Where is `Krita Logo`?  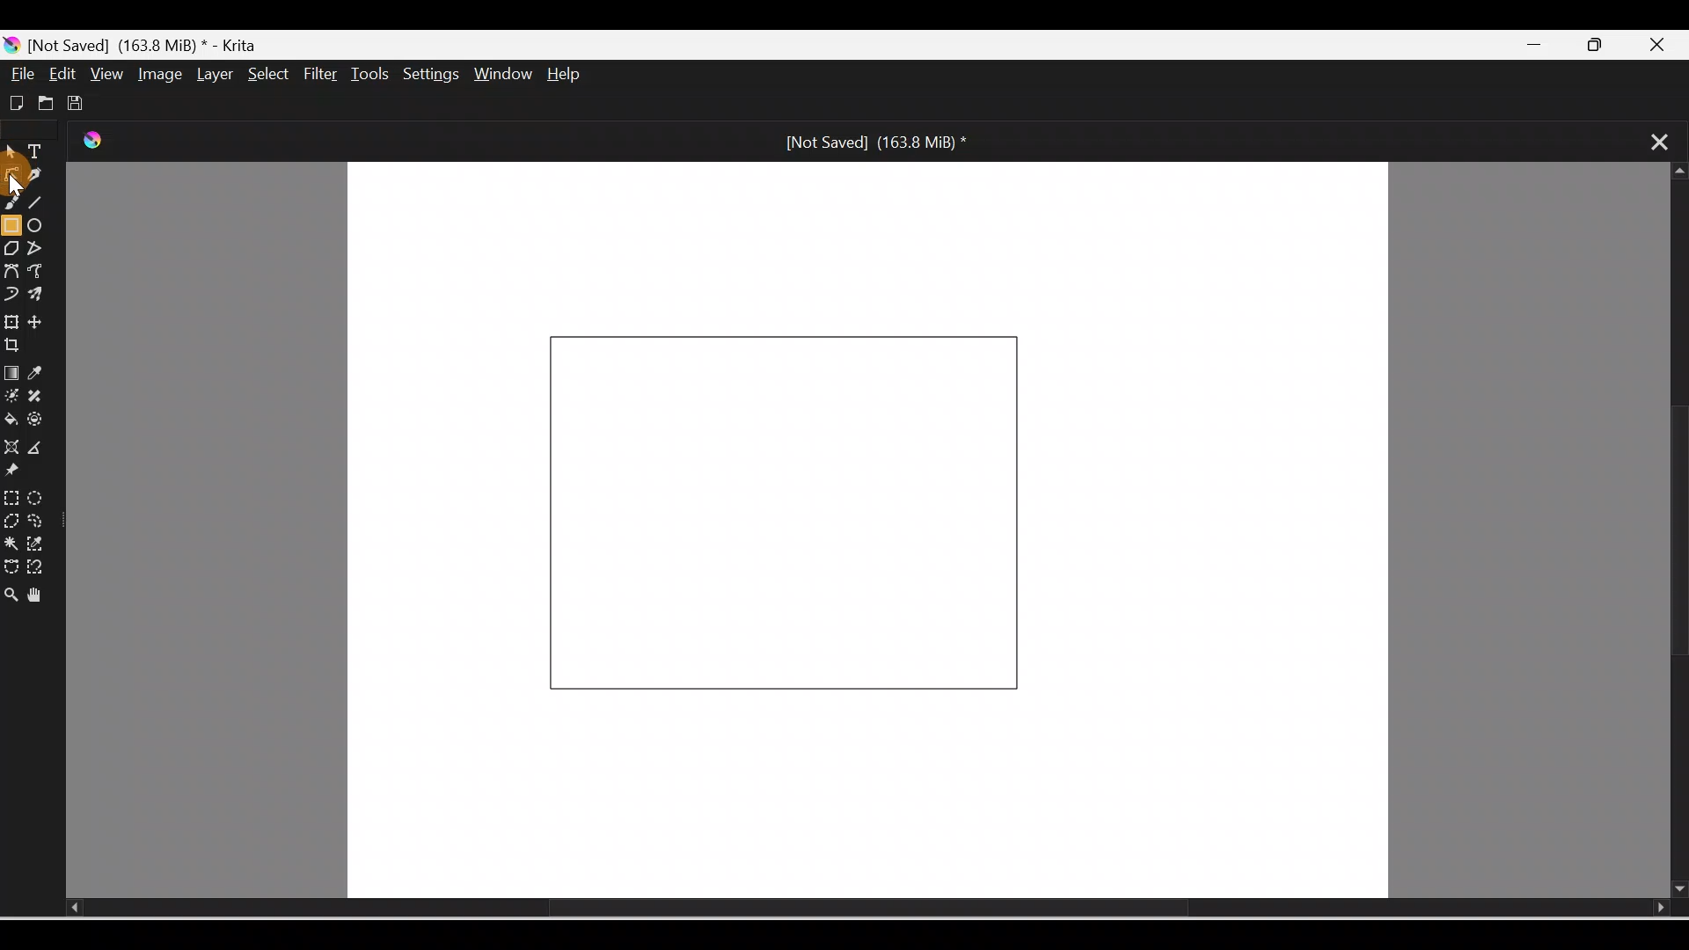 Krita Logo is located at coordinates (101, 144).